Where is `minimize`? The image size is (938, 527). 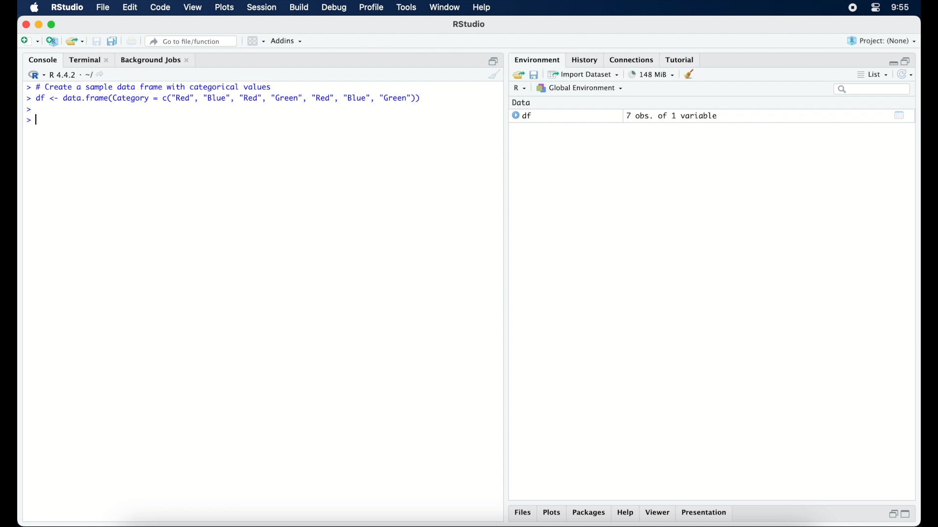 minimize is located at coordinates (891, 61).